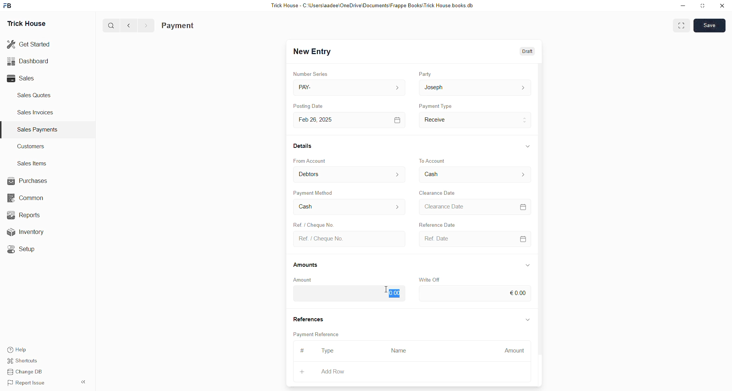 This screenshot has height=391, width=732. I want to click on Setup, so click(25, 250).